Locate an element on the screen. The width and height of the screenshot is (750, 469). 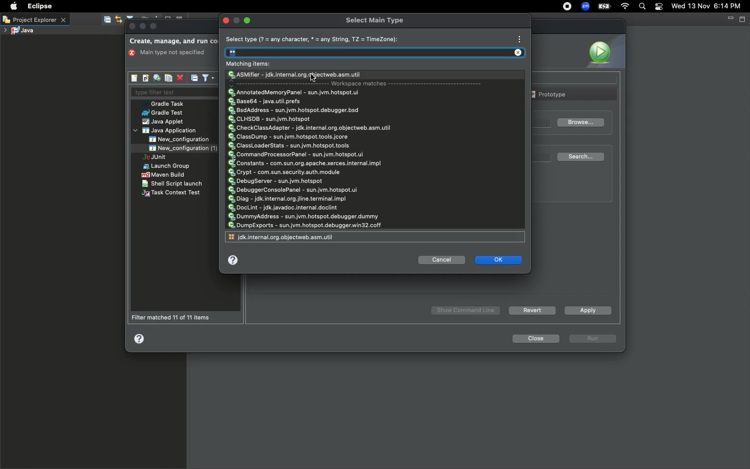
Apply is located at coordinates (586, 310).